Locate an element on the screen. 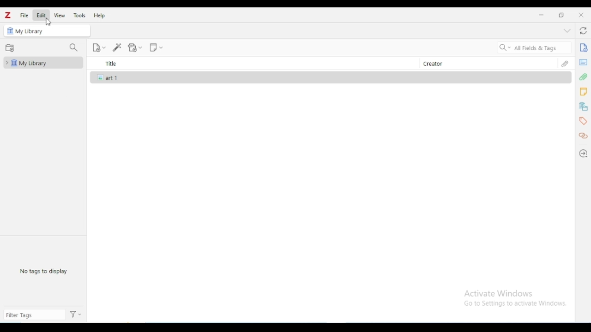 The height and width of the screenshot is (332, 591). view is located at coordinates (60, 15).